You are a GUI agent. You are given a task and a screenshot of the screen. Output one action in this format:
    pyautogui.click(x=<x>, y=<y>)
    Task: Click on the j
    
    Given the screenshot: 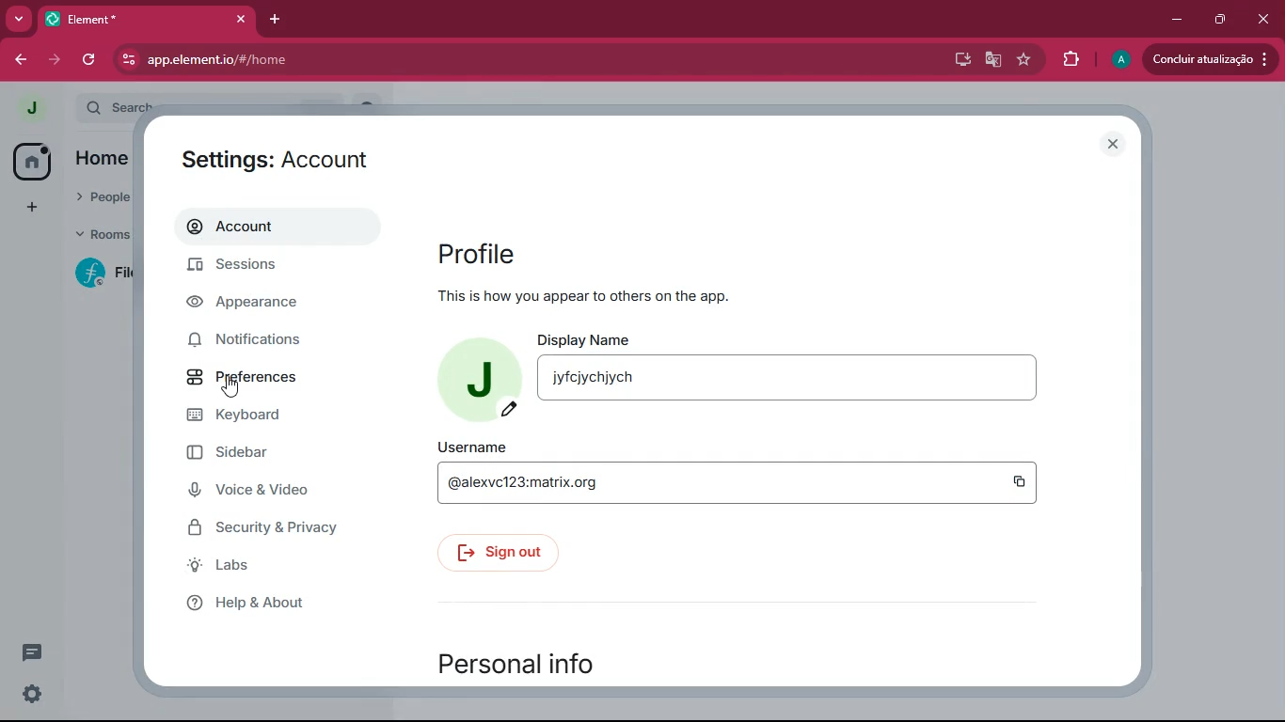 What is the action you would take?
    pyautogui.click(x=28, y=110)
    